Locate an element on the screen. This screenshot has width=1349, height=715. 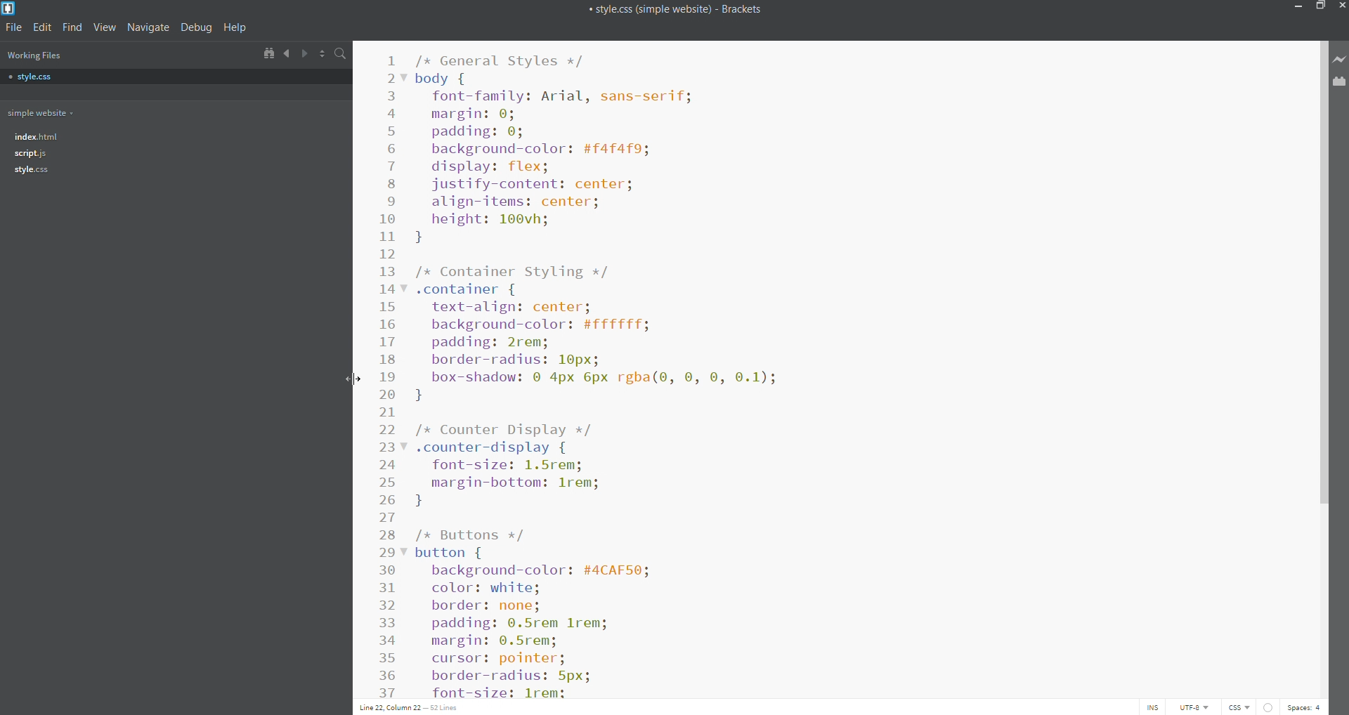
help is located at coordinates (235, 27).